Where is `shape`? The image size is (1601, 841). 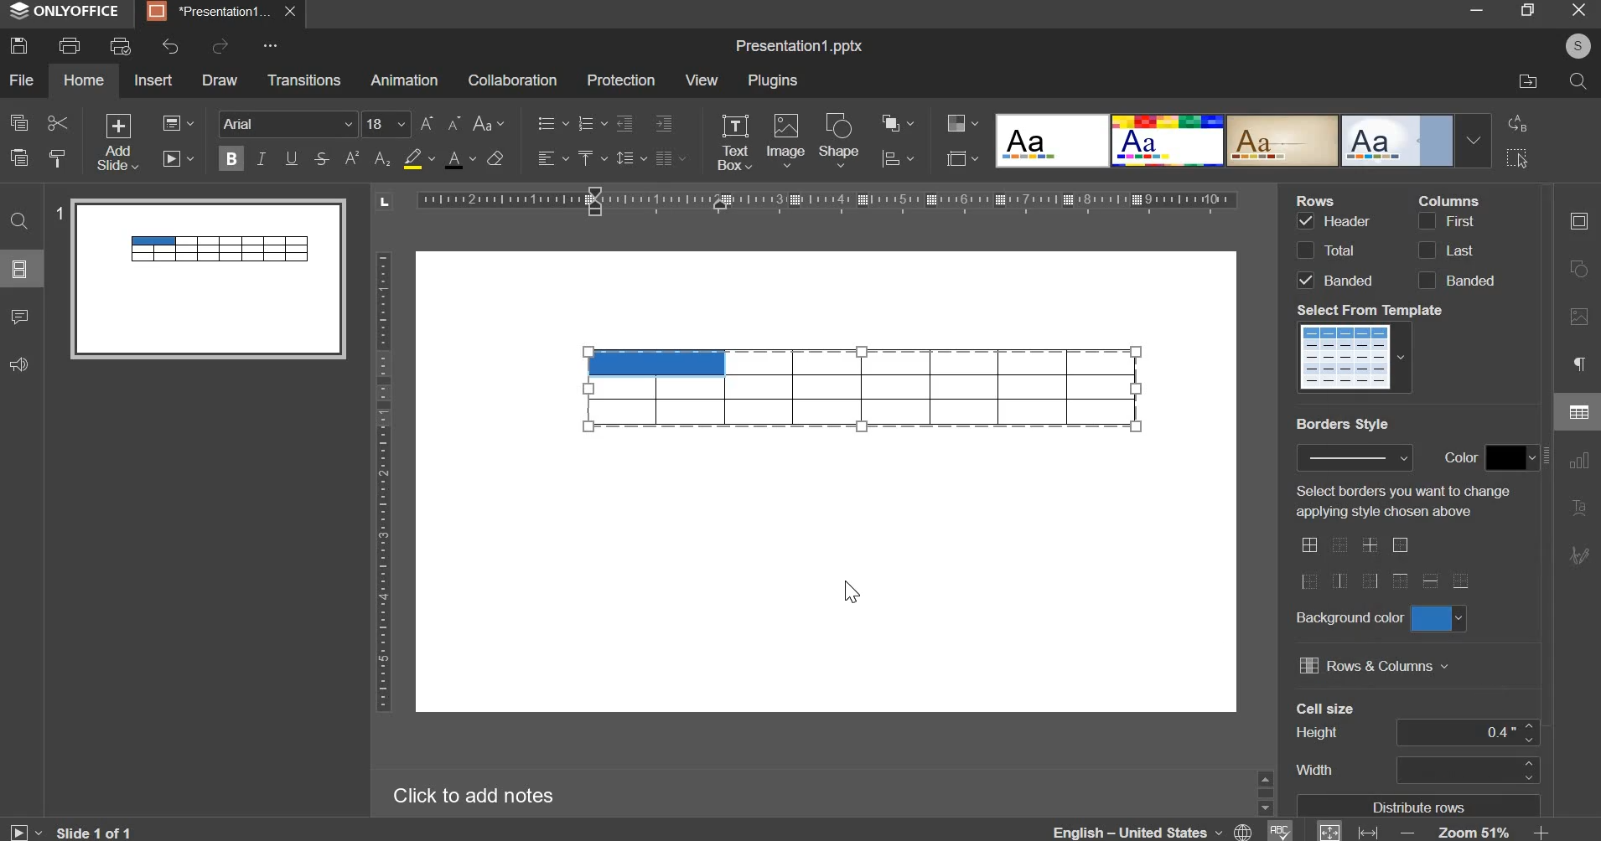 shape is located at coordinates (841, 140).